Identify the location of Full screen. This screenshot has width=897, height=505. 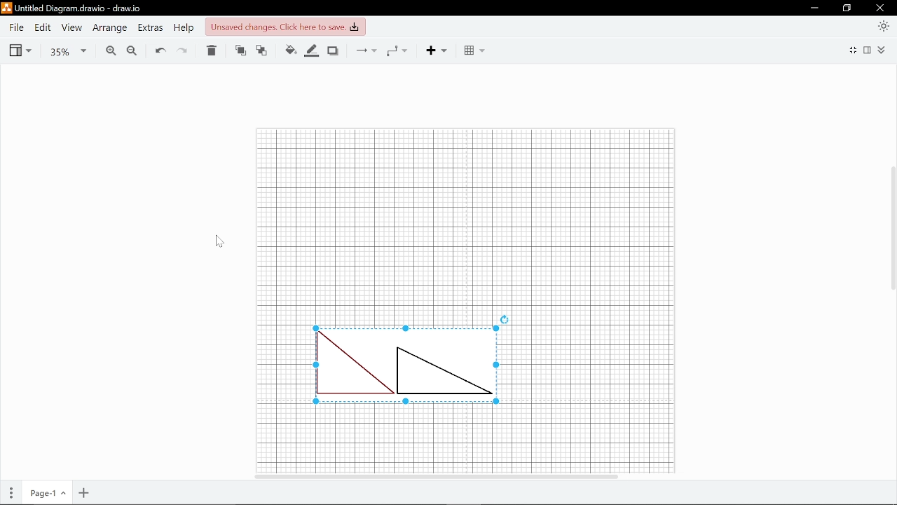
(852, 51).